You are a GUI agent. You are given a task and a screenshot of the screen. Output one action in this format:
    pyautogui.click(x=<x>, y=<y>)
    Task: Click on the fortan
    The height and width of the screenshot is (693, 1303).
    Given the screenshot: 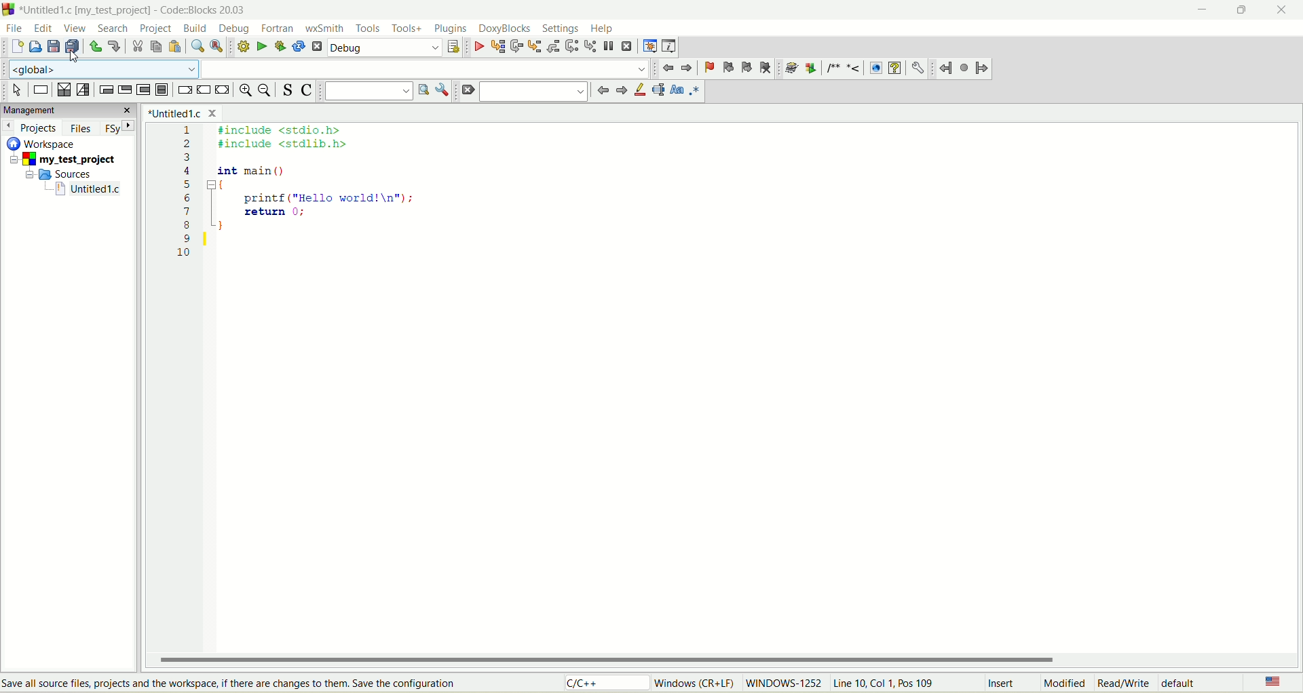 What is the action you would take?
    pyautogui.click(x=279, y=28)
    